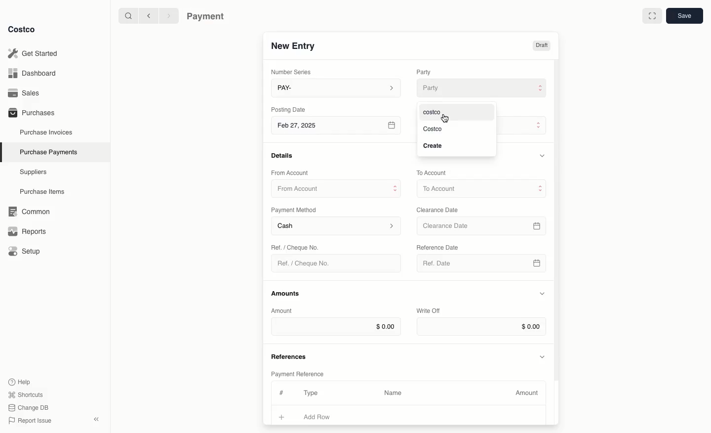  I want to click on Save, so click(684, 15).